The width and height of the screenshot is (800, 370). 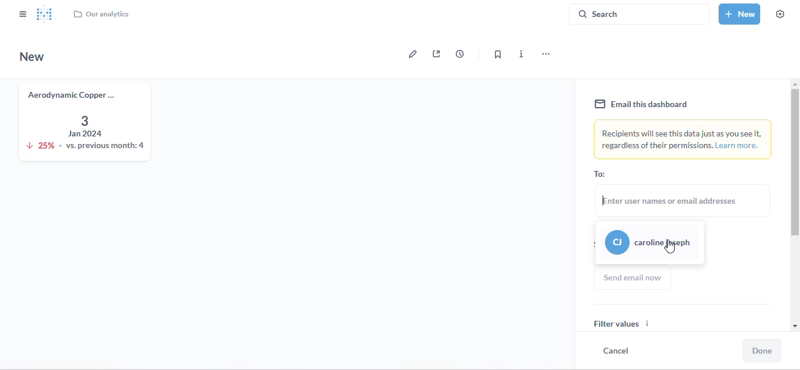 What do you see at coordinates (641, 104) in the screenshot?
I see `email this dashboard` at bounding box center [641, 104].